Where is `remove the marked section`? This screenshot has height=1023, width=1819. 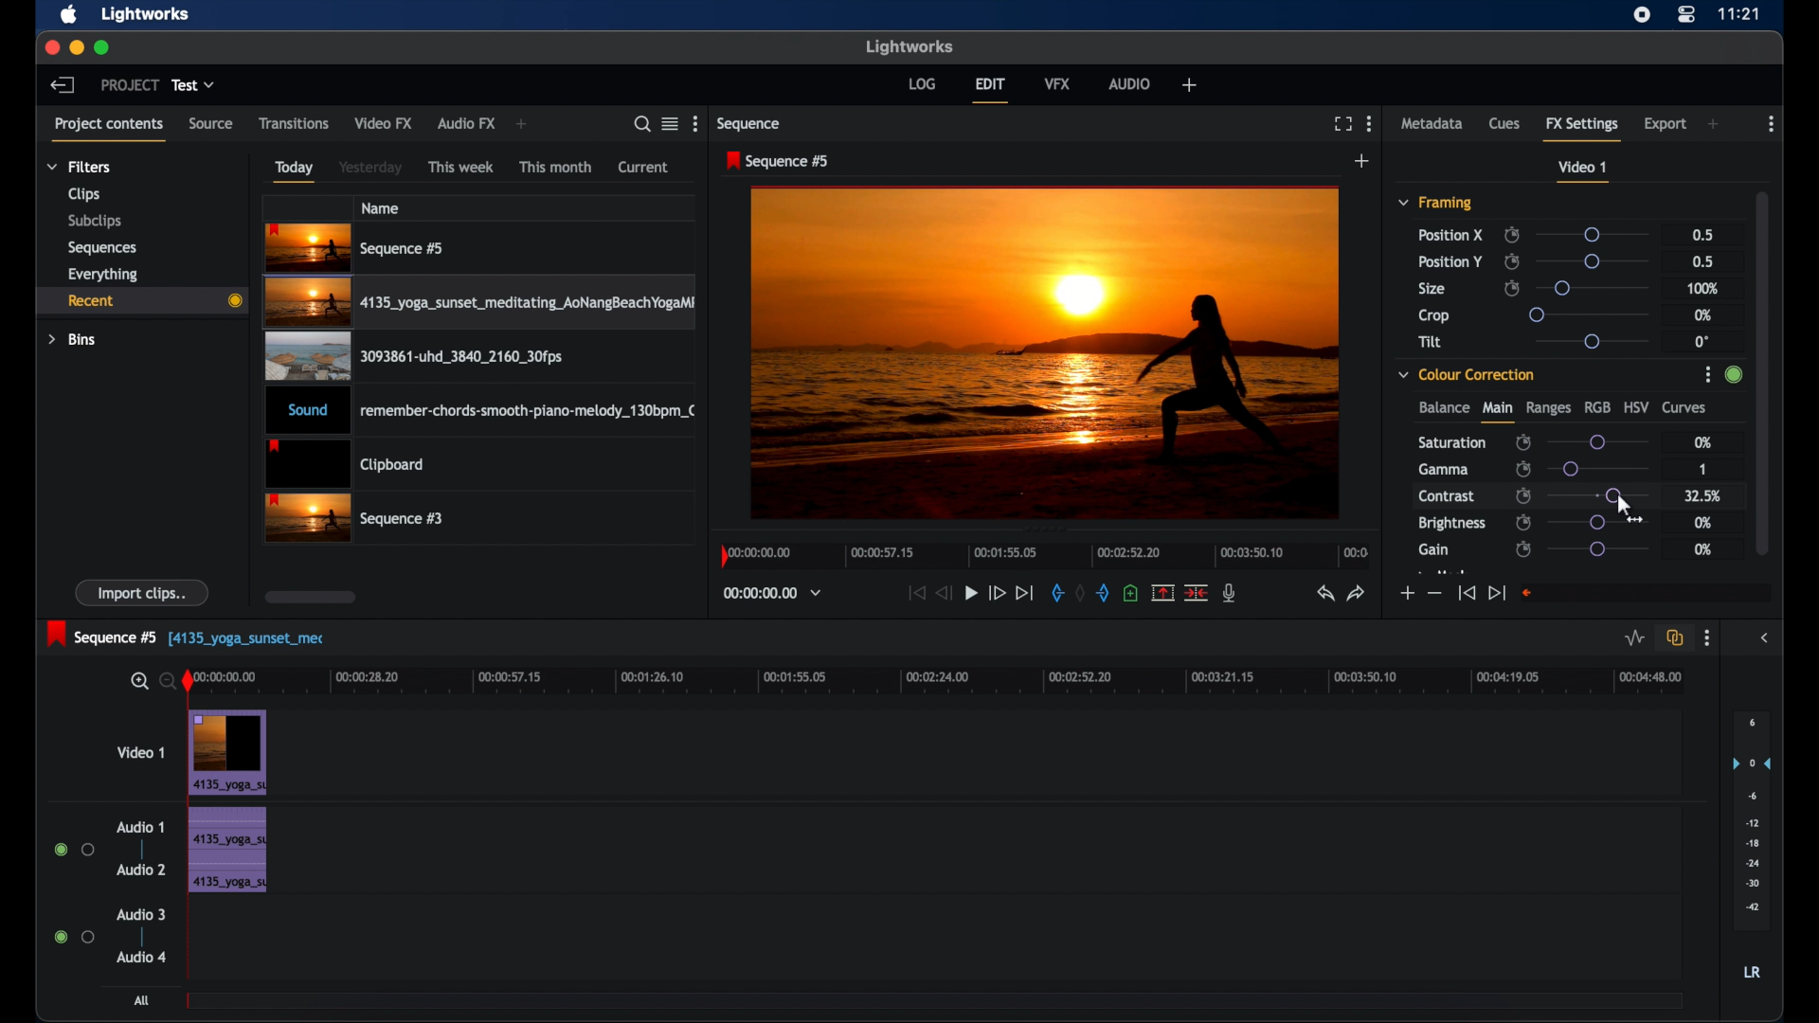 remove the marked section is located at coordinates (1162, 593).